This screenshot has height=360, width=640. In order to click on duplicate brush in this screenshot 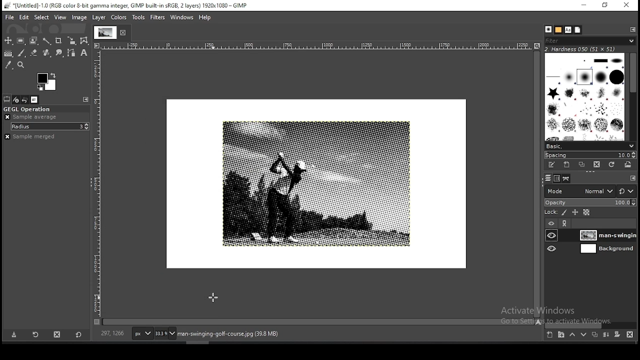, I will do `click(581, 165)`.